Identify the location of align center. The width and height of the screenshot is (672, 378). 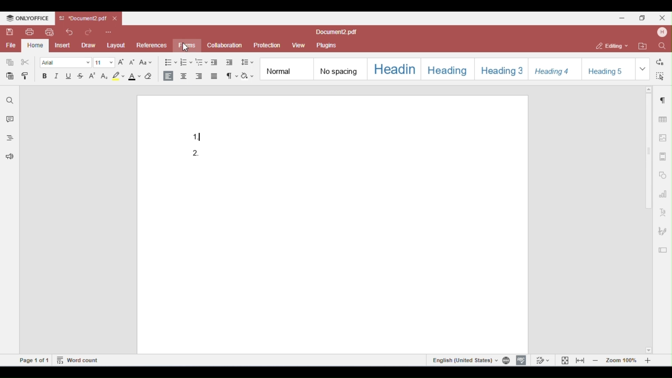
(183, 76).